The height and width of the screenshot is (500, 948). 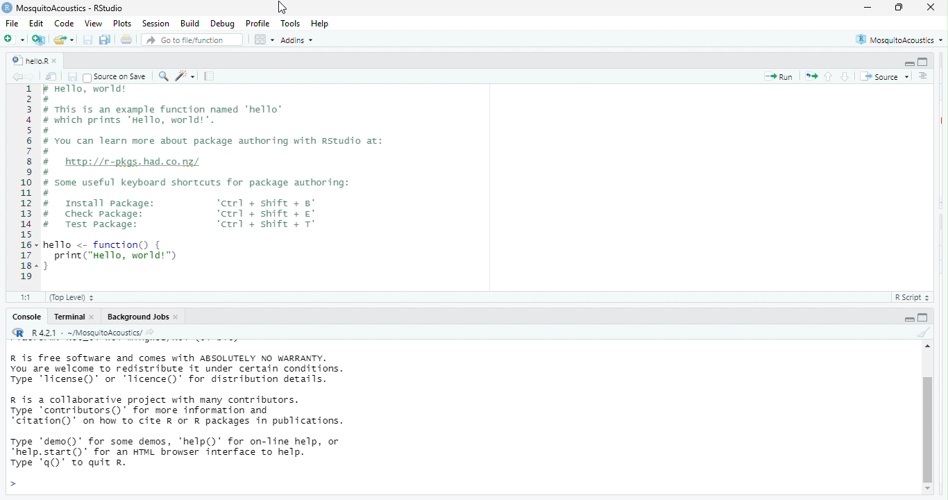 What do you see at coordinates (18, 333) in the screenshot?
I see `r studio logo` at bounding box center [18, 333].